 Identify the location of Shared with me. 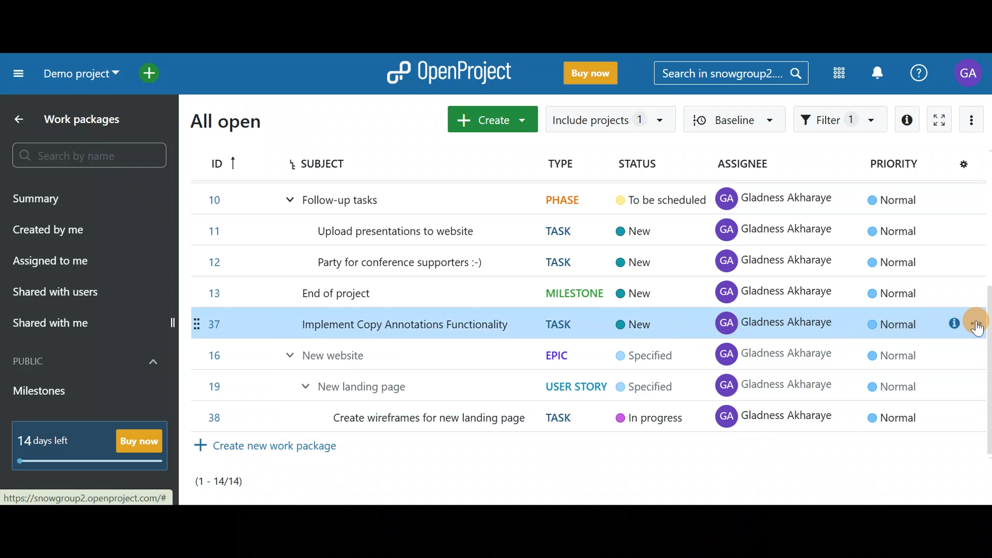
(94, 324).